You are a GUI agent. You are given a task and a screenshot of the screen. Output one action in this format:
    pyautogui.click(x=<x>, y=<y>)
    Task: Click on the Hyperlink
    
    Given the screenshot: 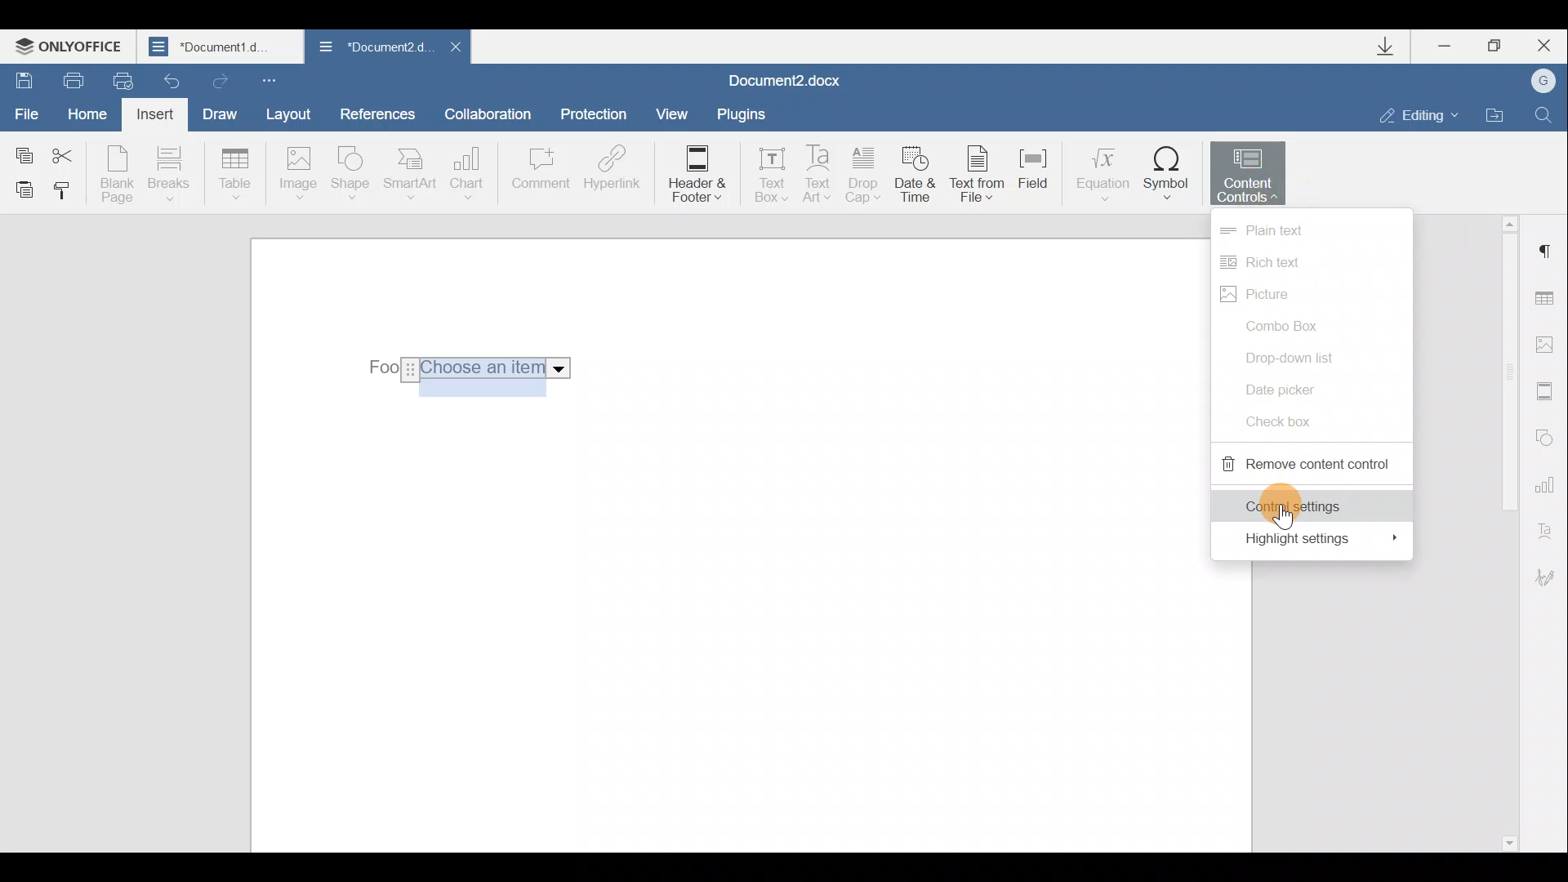 What is the action you would take?
    pyautogui.click(x=608, y=171)
    